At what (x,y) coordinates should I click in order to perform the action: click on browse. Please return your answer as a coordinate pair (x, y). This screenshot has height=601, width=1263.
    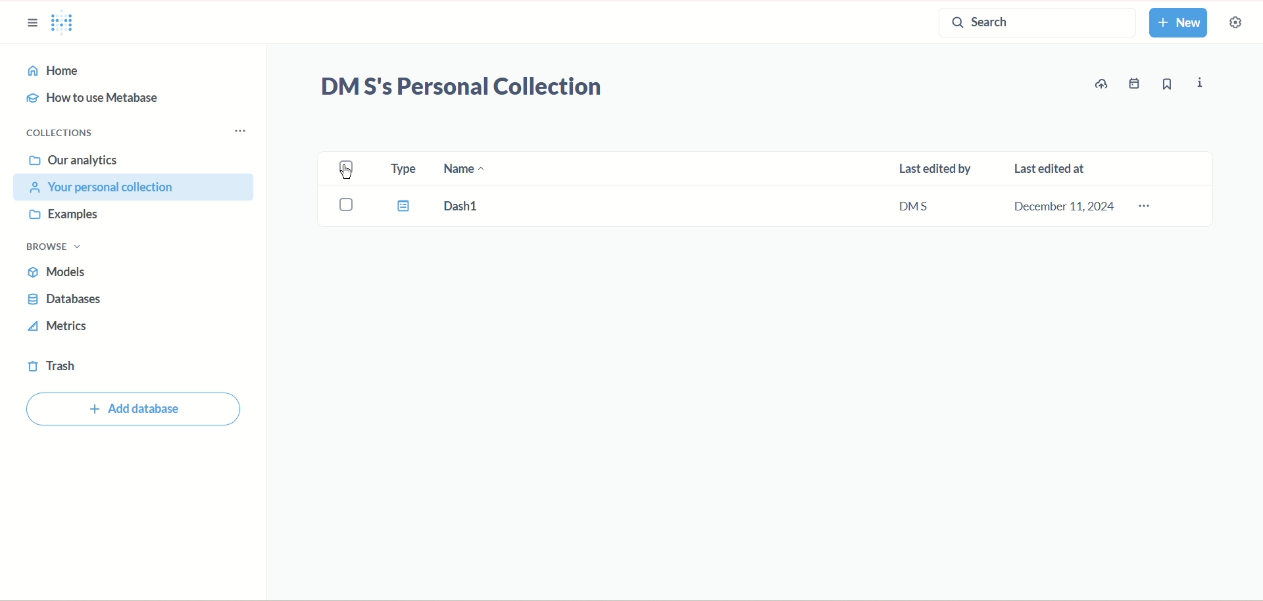
    Looking at the image, I should click on (56, 248).